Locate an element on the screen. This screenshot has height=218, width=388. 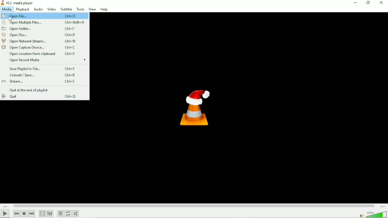
Quit at the end of playlist is located at coordinates (29, 90).